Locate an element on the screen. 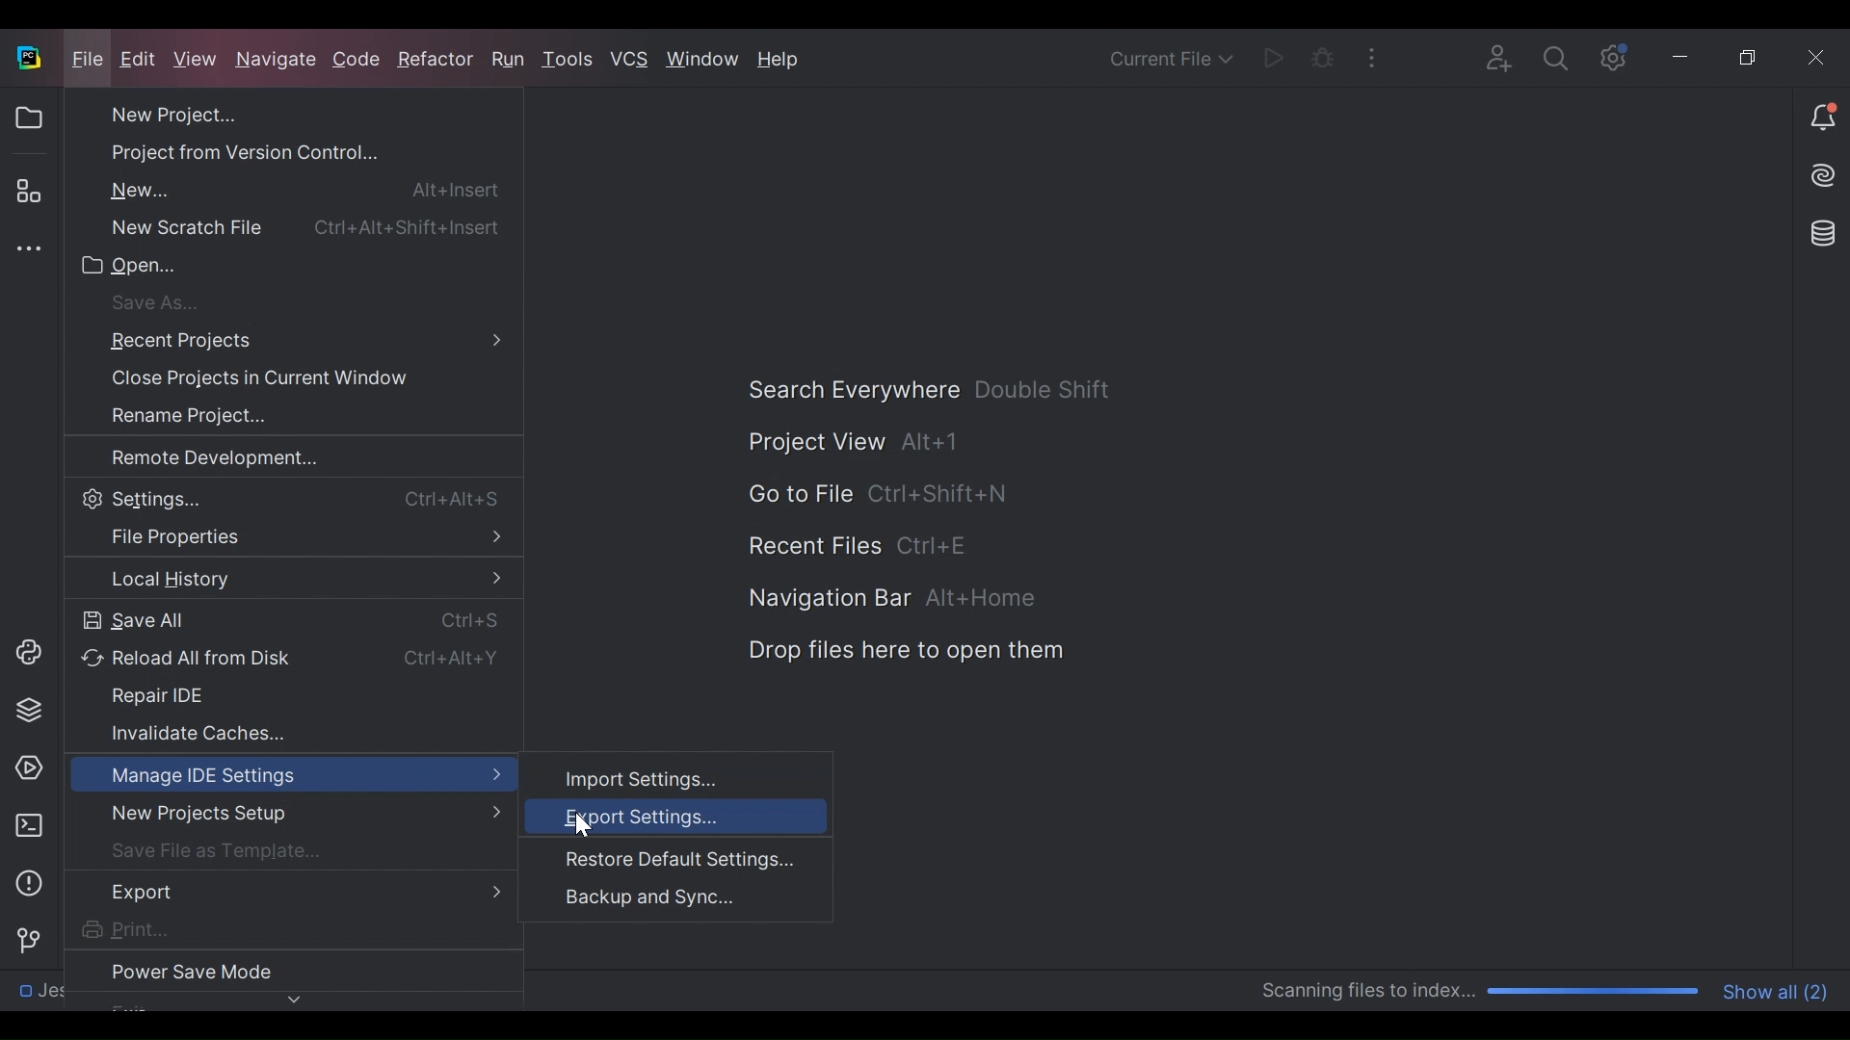 The image size is (1850, 1040). Close Projects in Current Window is located at coordinates (262, 380).